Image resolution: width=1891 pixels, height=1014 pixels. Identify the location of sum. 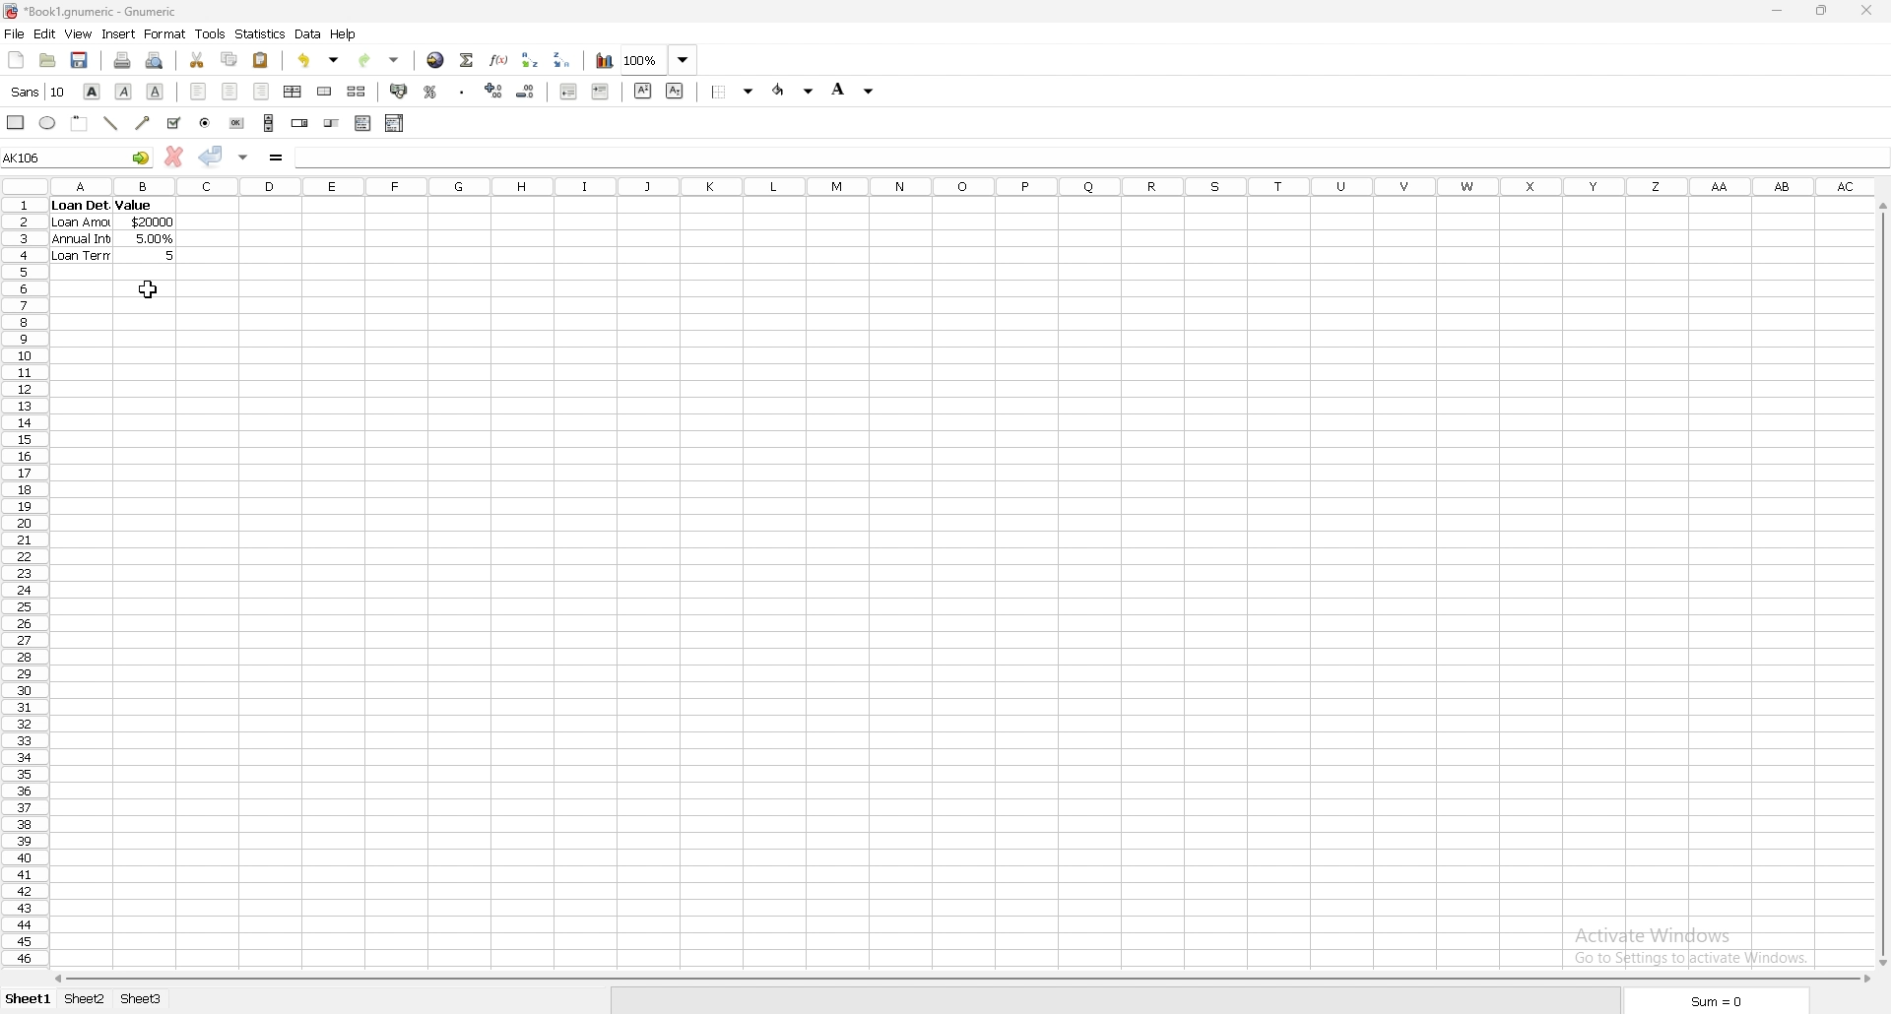
(1715, 1002).